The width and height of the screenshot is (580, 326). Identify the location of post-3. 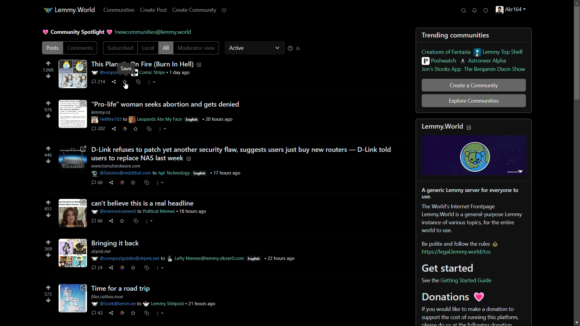
(227, 165).